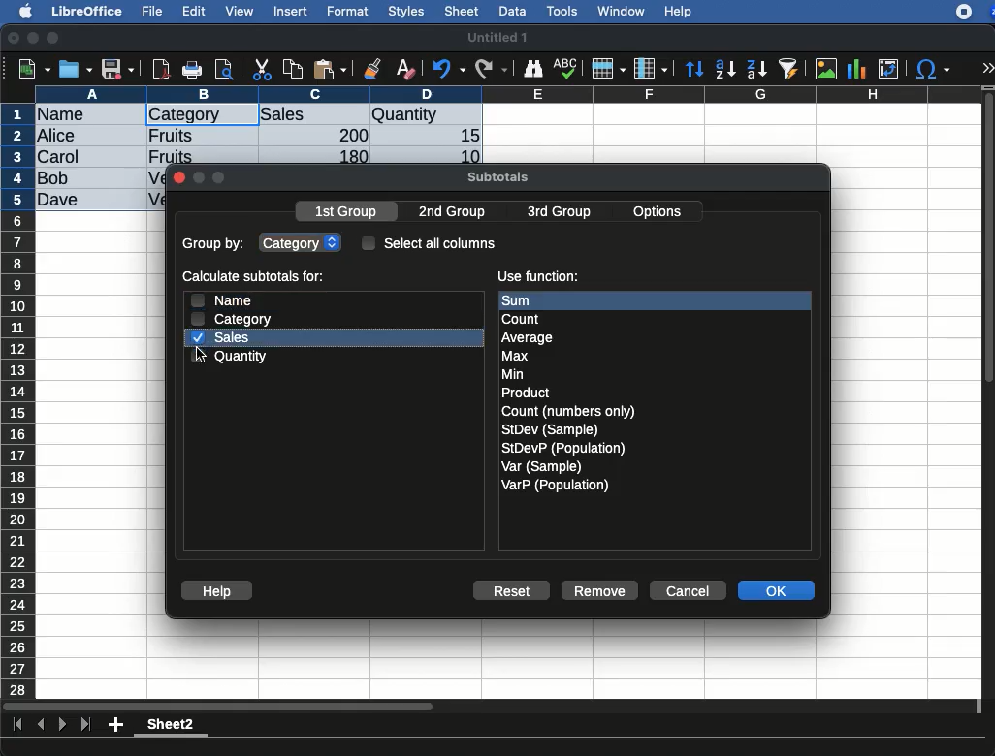  What do you see at coordinates (315, 115) in the screenshot?
I see `sales` at bounding box center [315, 115].